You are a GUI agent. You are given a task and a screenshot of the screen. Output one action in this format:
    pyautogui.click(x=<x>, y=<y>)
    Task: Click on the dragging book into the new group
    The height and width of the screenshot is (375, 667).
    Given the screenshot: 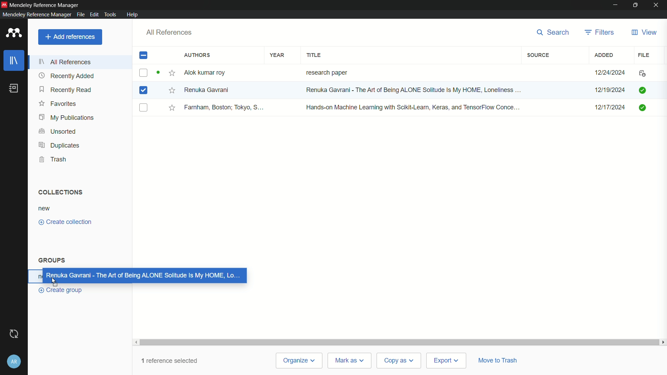 What is the action you would take?
    pyautogui.click(x=145, y=276)
    